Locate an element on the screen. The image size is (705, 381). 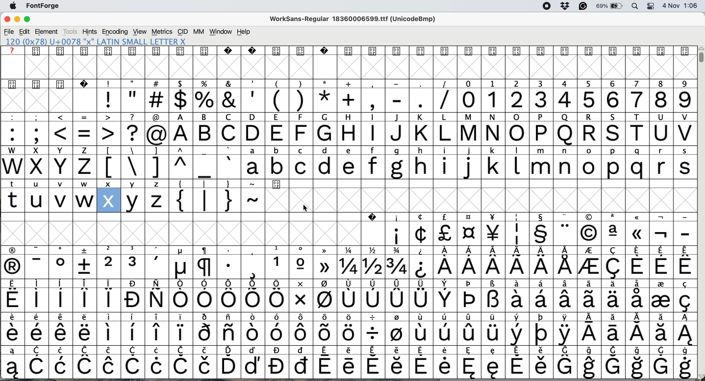
text is located at coordinates (347, 51).